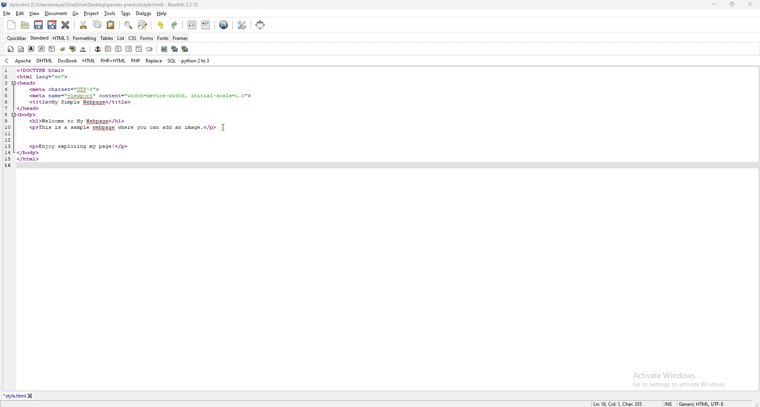 This screenshot has height=407, width=760. Describe the element at coordinates (125, 13) in the screenshot. I see `tags` at that location.